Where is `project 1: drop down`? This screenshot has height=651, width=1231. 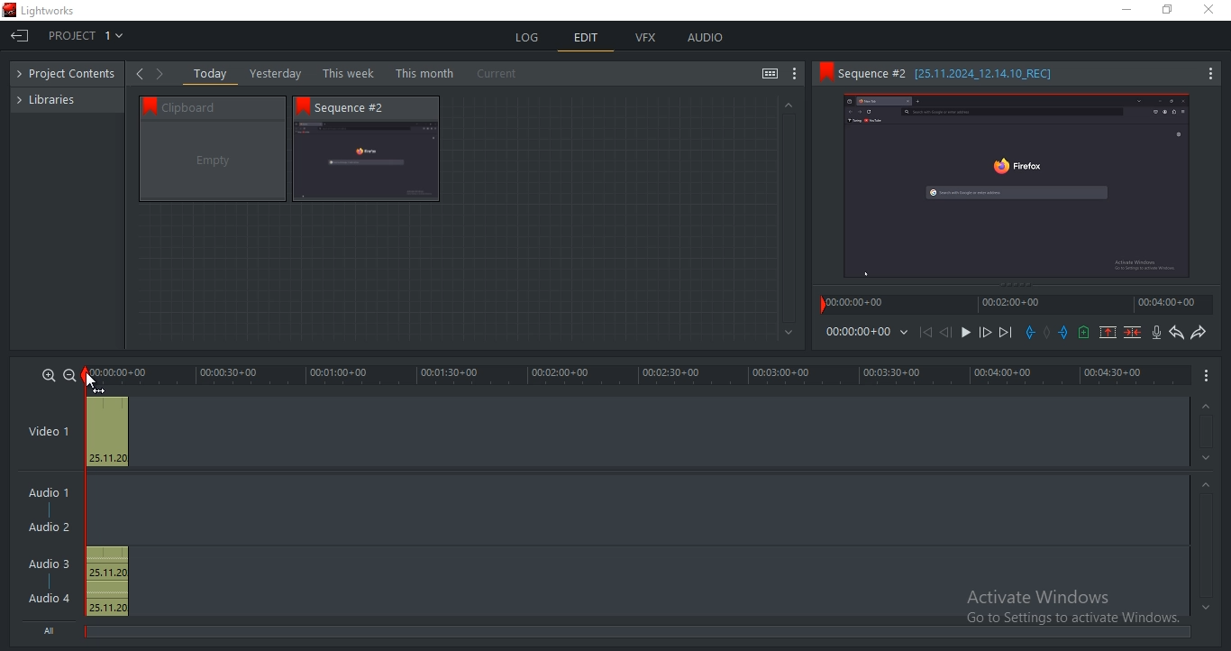
project 1: drop down is located at coordinates (82, 35).